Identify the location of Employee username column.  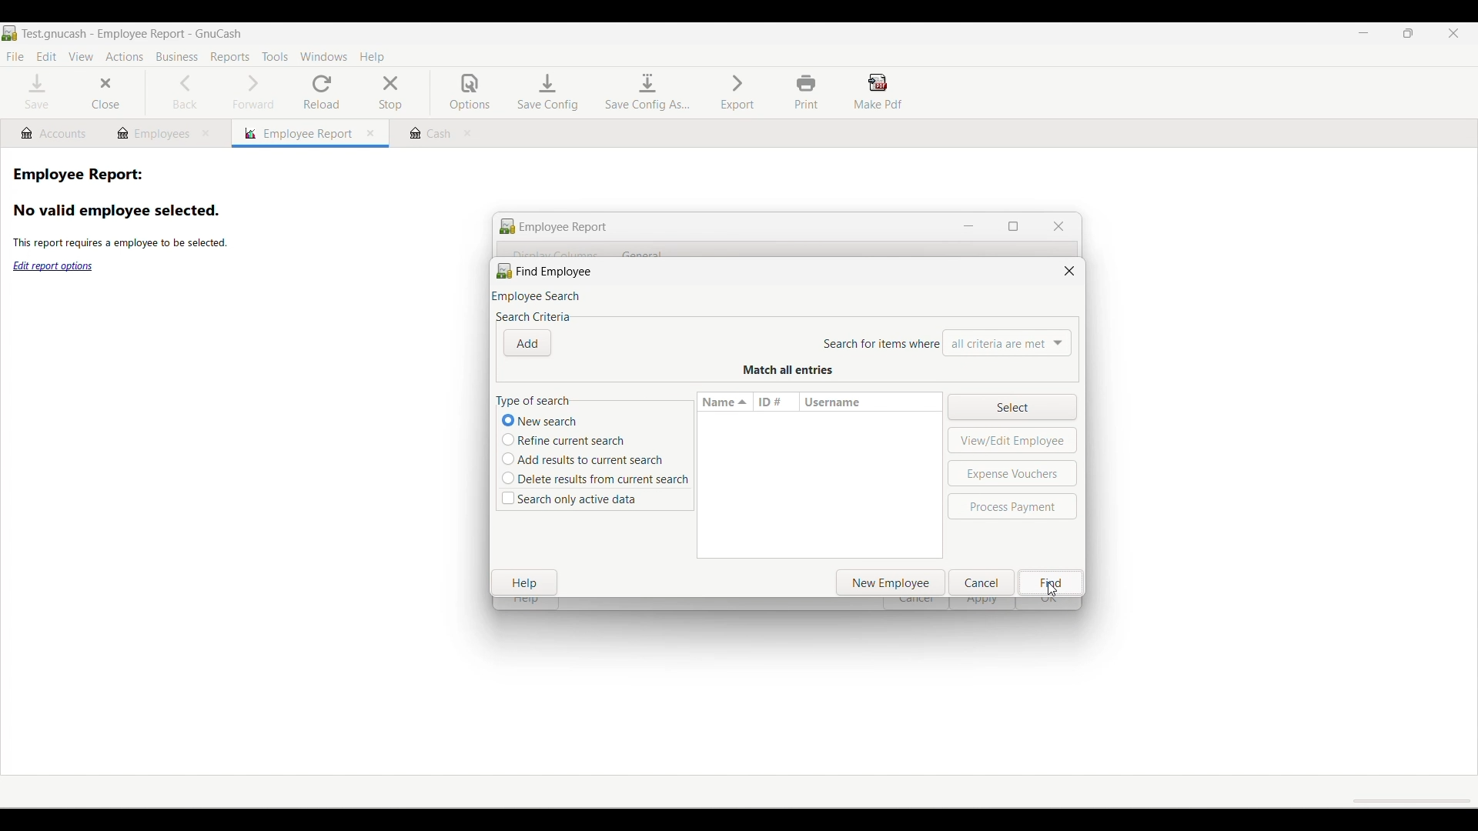
(868, 402).